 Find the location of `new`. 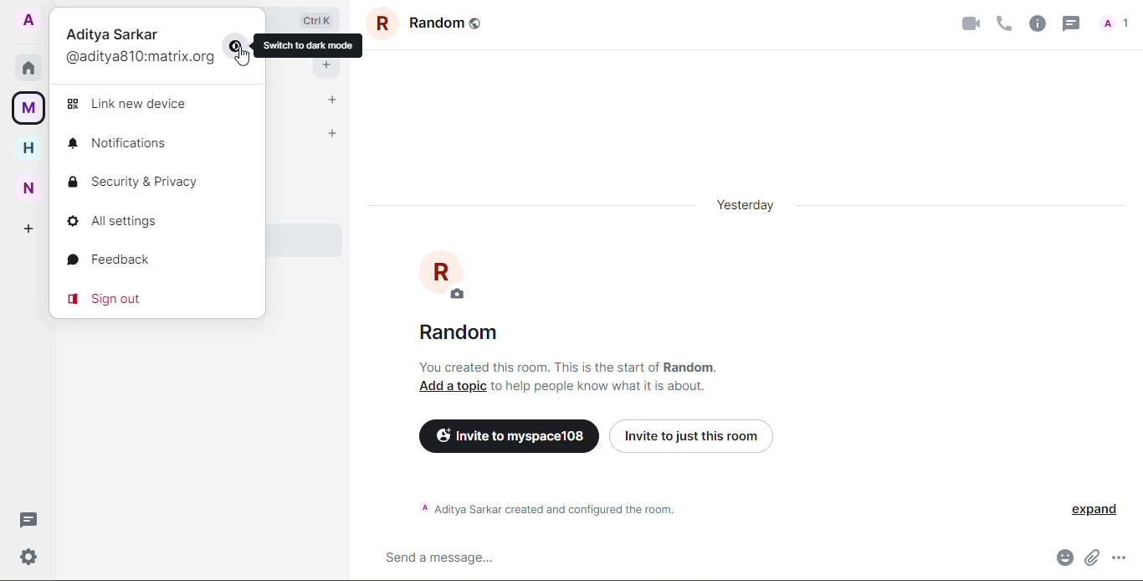

new is located at coordinates (30, 187).